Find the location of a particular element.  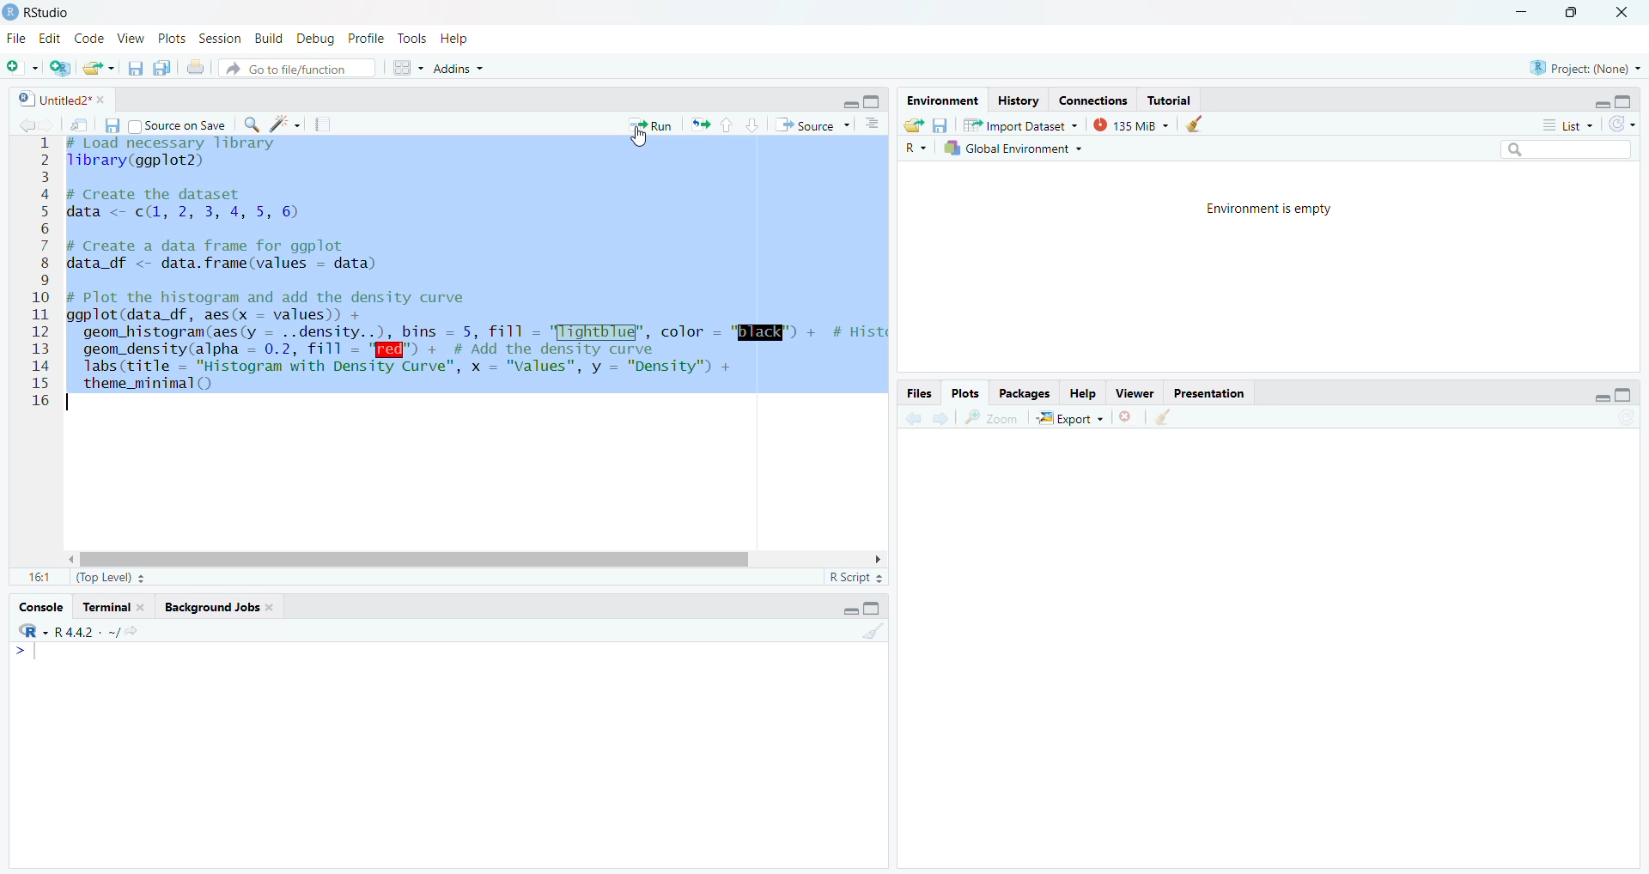

maximize is located at coordinates (1625, 100).